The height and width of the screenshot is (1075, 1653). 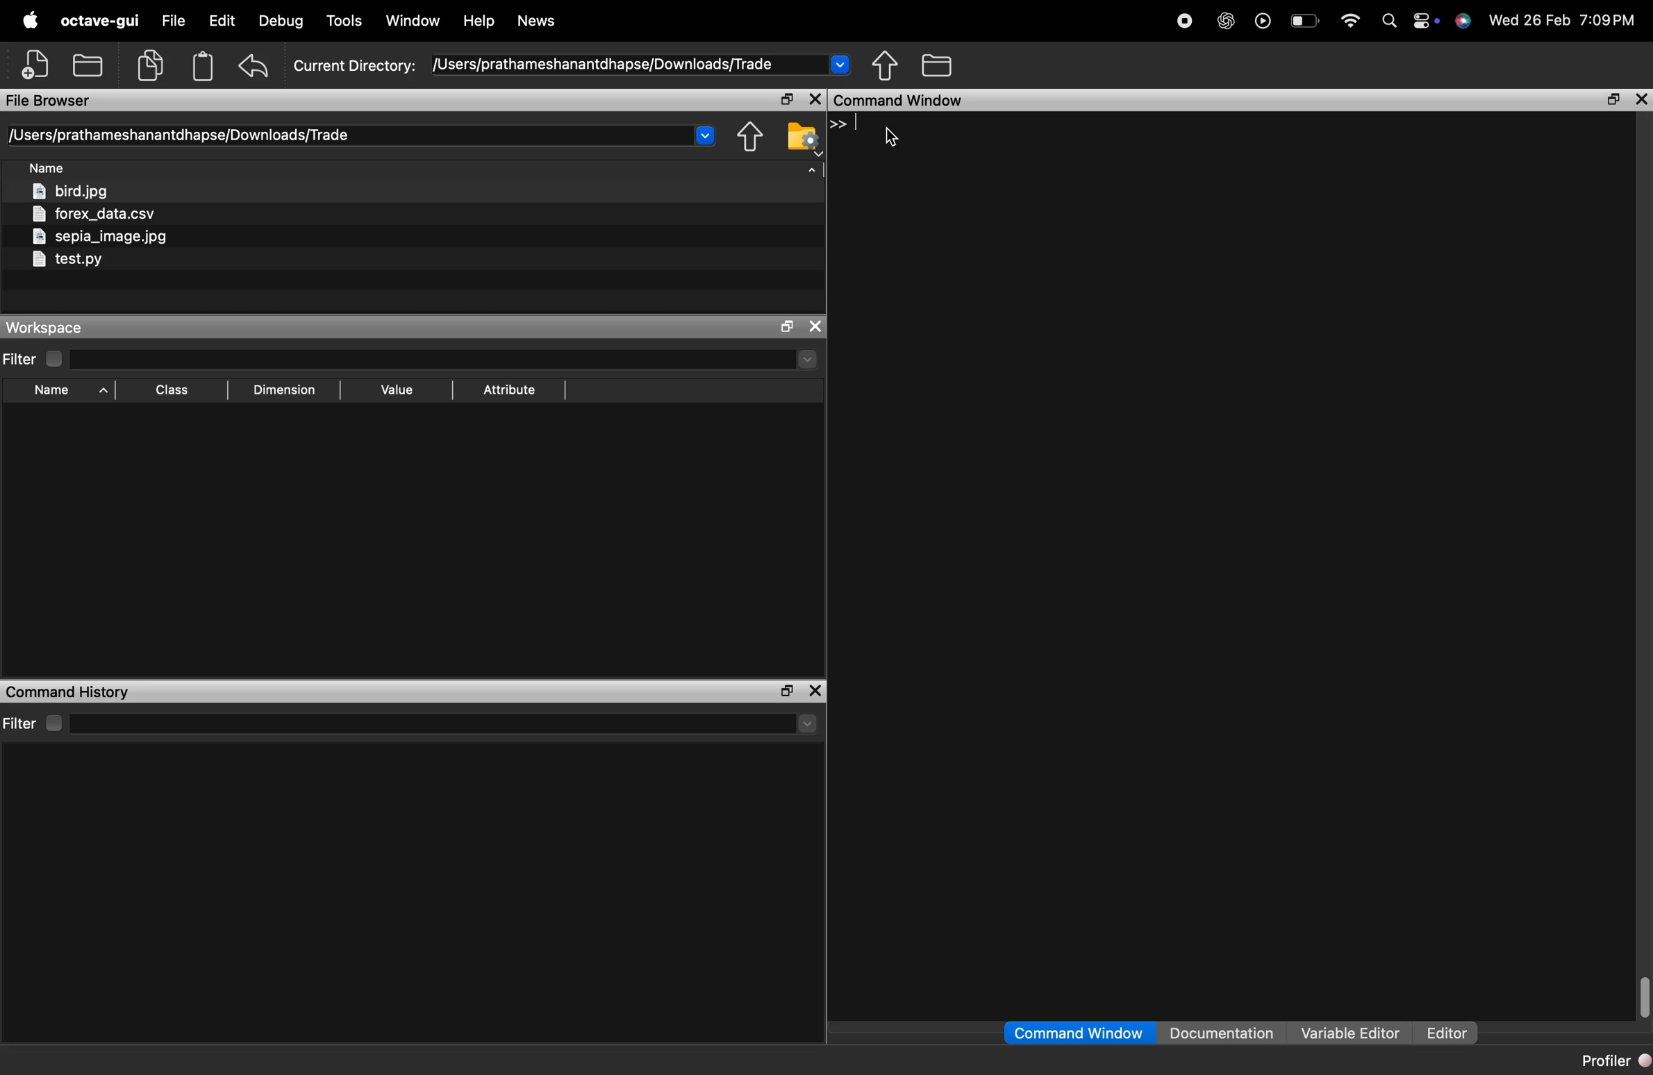 I want to click on sort by class, so click(x=176, y=390).